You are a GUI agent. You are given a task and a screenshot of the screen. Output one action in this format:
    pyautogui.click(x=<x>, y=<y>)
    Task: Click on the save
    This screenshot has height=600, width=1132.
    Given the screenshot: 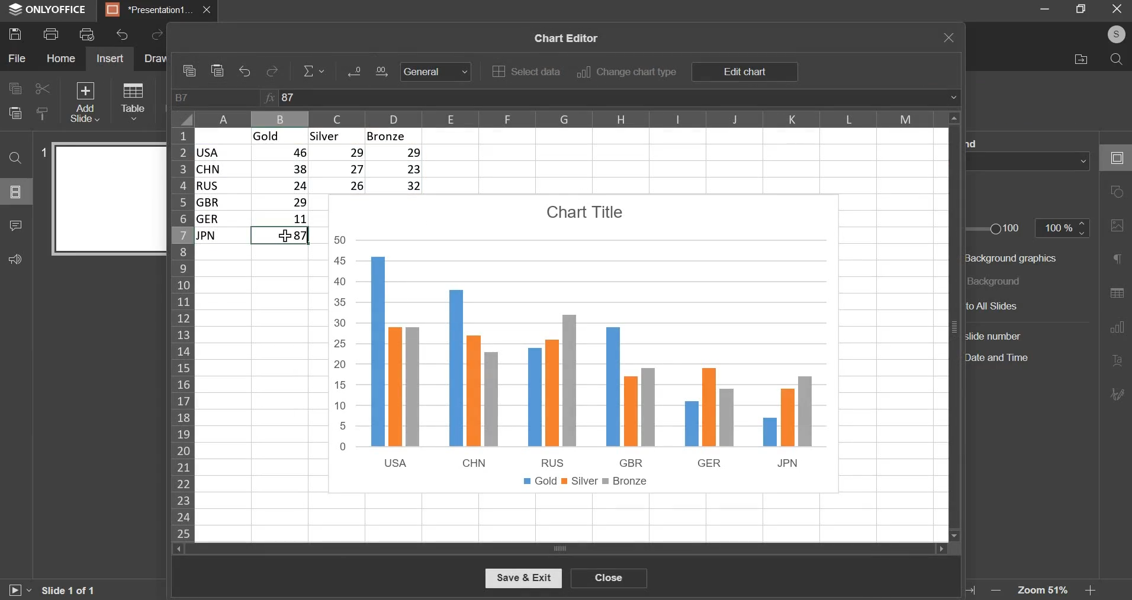 What is the action you would take?
    pyautogui.click(x=15, y=34)
    